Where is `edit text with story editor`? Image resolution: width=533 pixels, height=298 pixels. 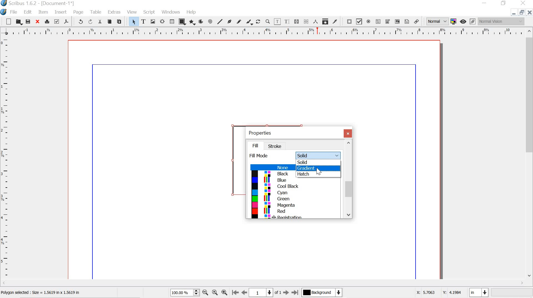
edit text with story editor is located at coordinates (288, 22).